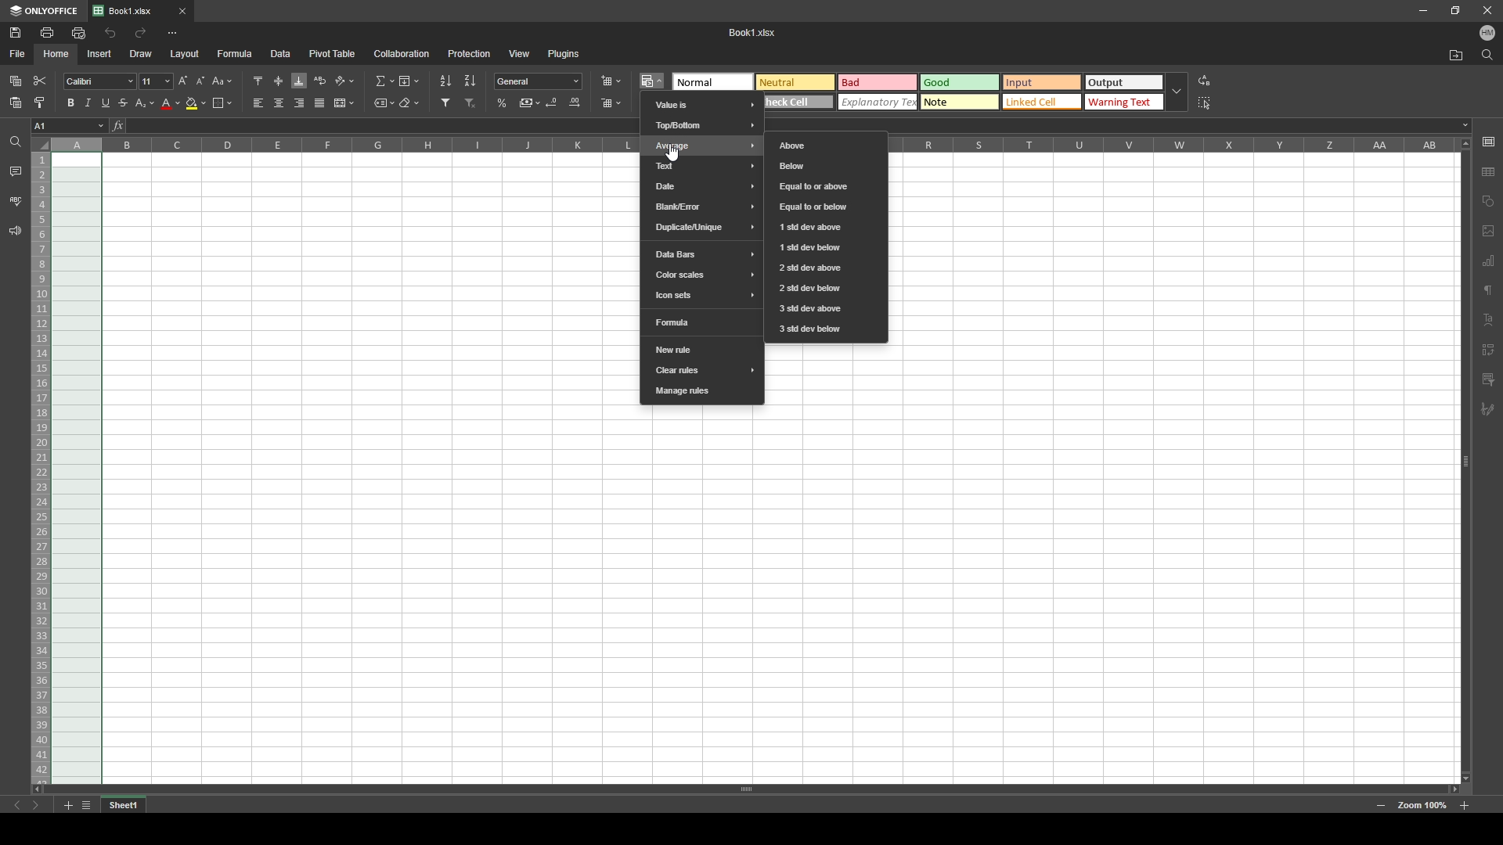 This screenshot has width=1503, height=845. I want to click on 2 std dev above, so click(827, 268).